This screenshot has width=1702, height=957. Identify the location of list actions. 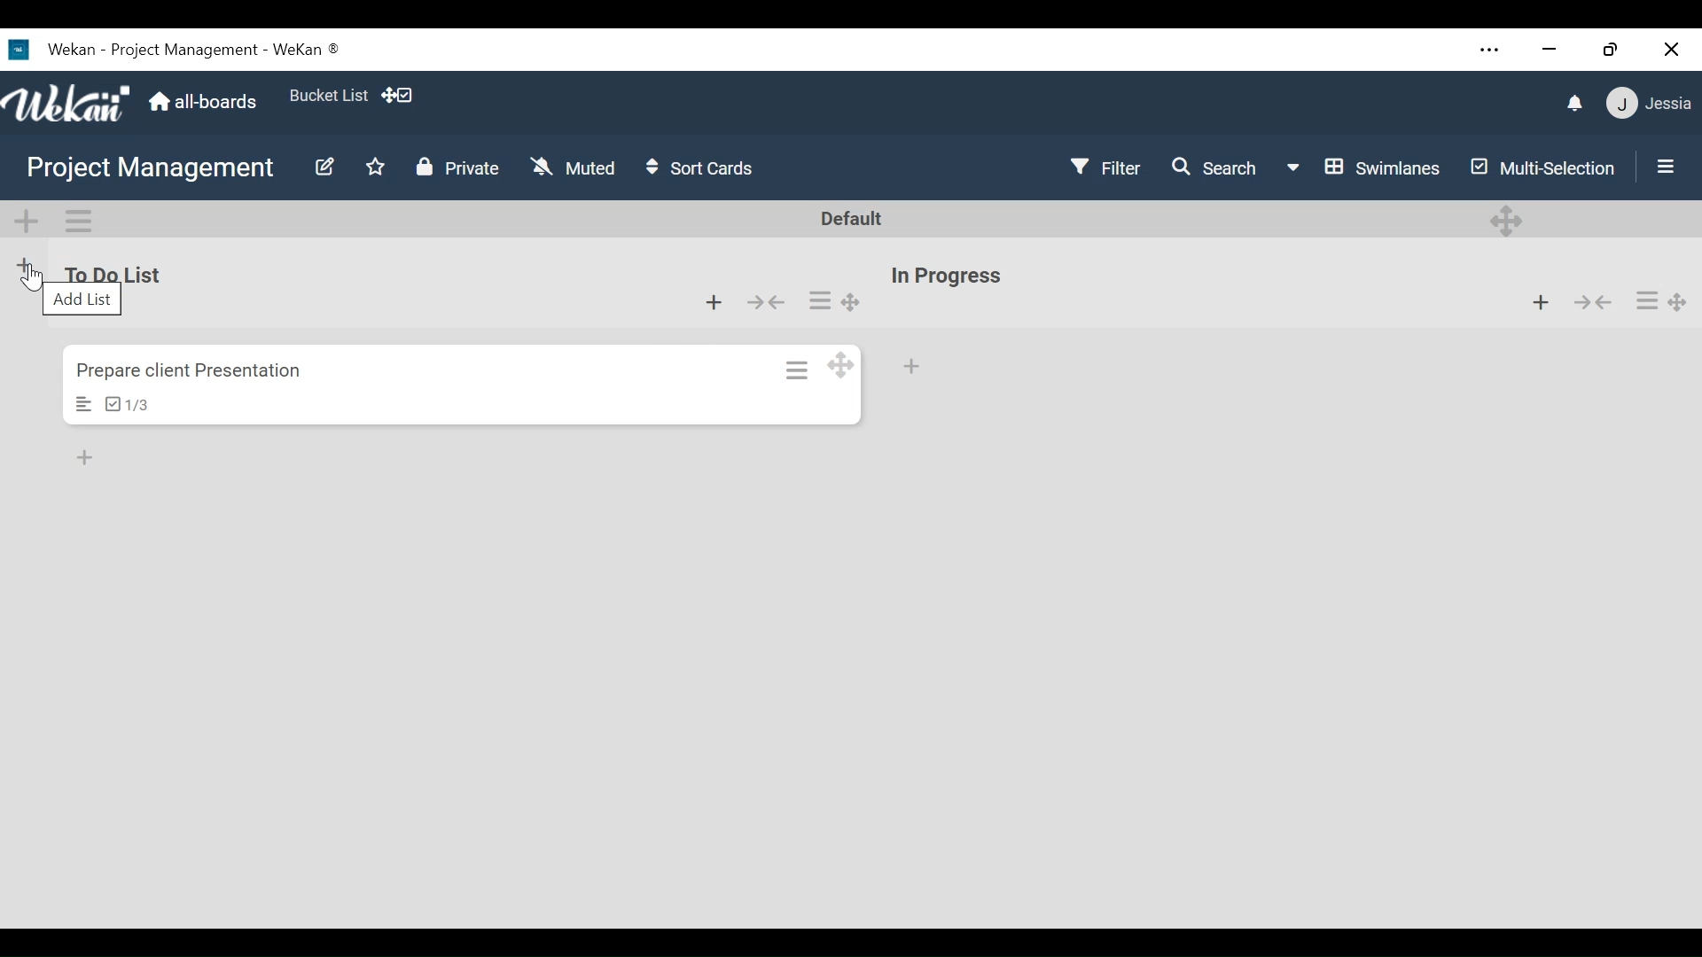
(818, 300).